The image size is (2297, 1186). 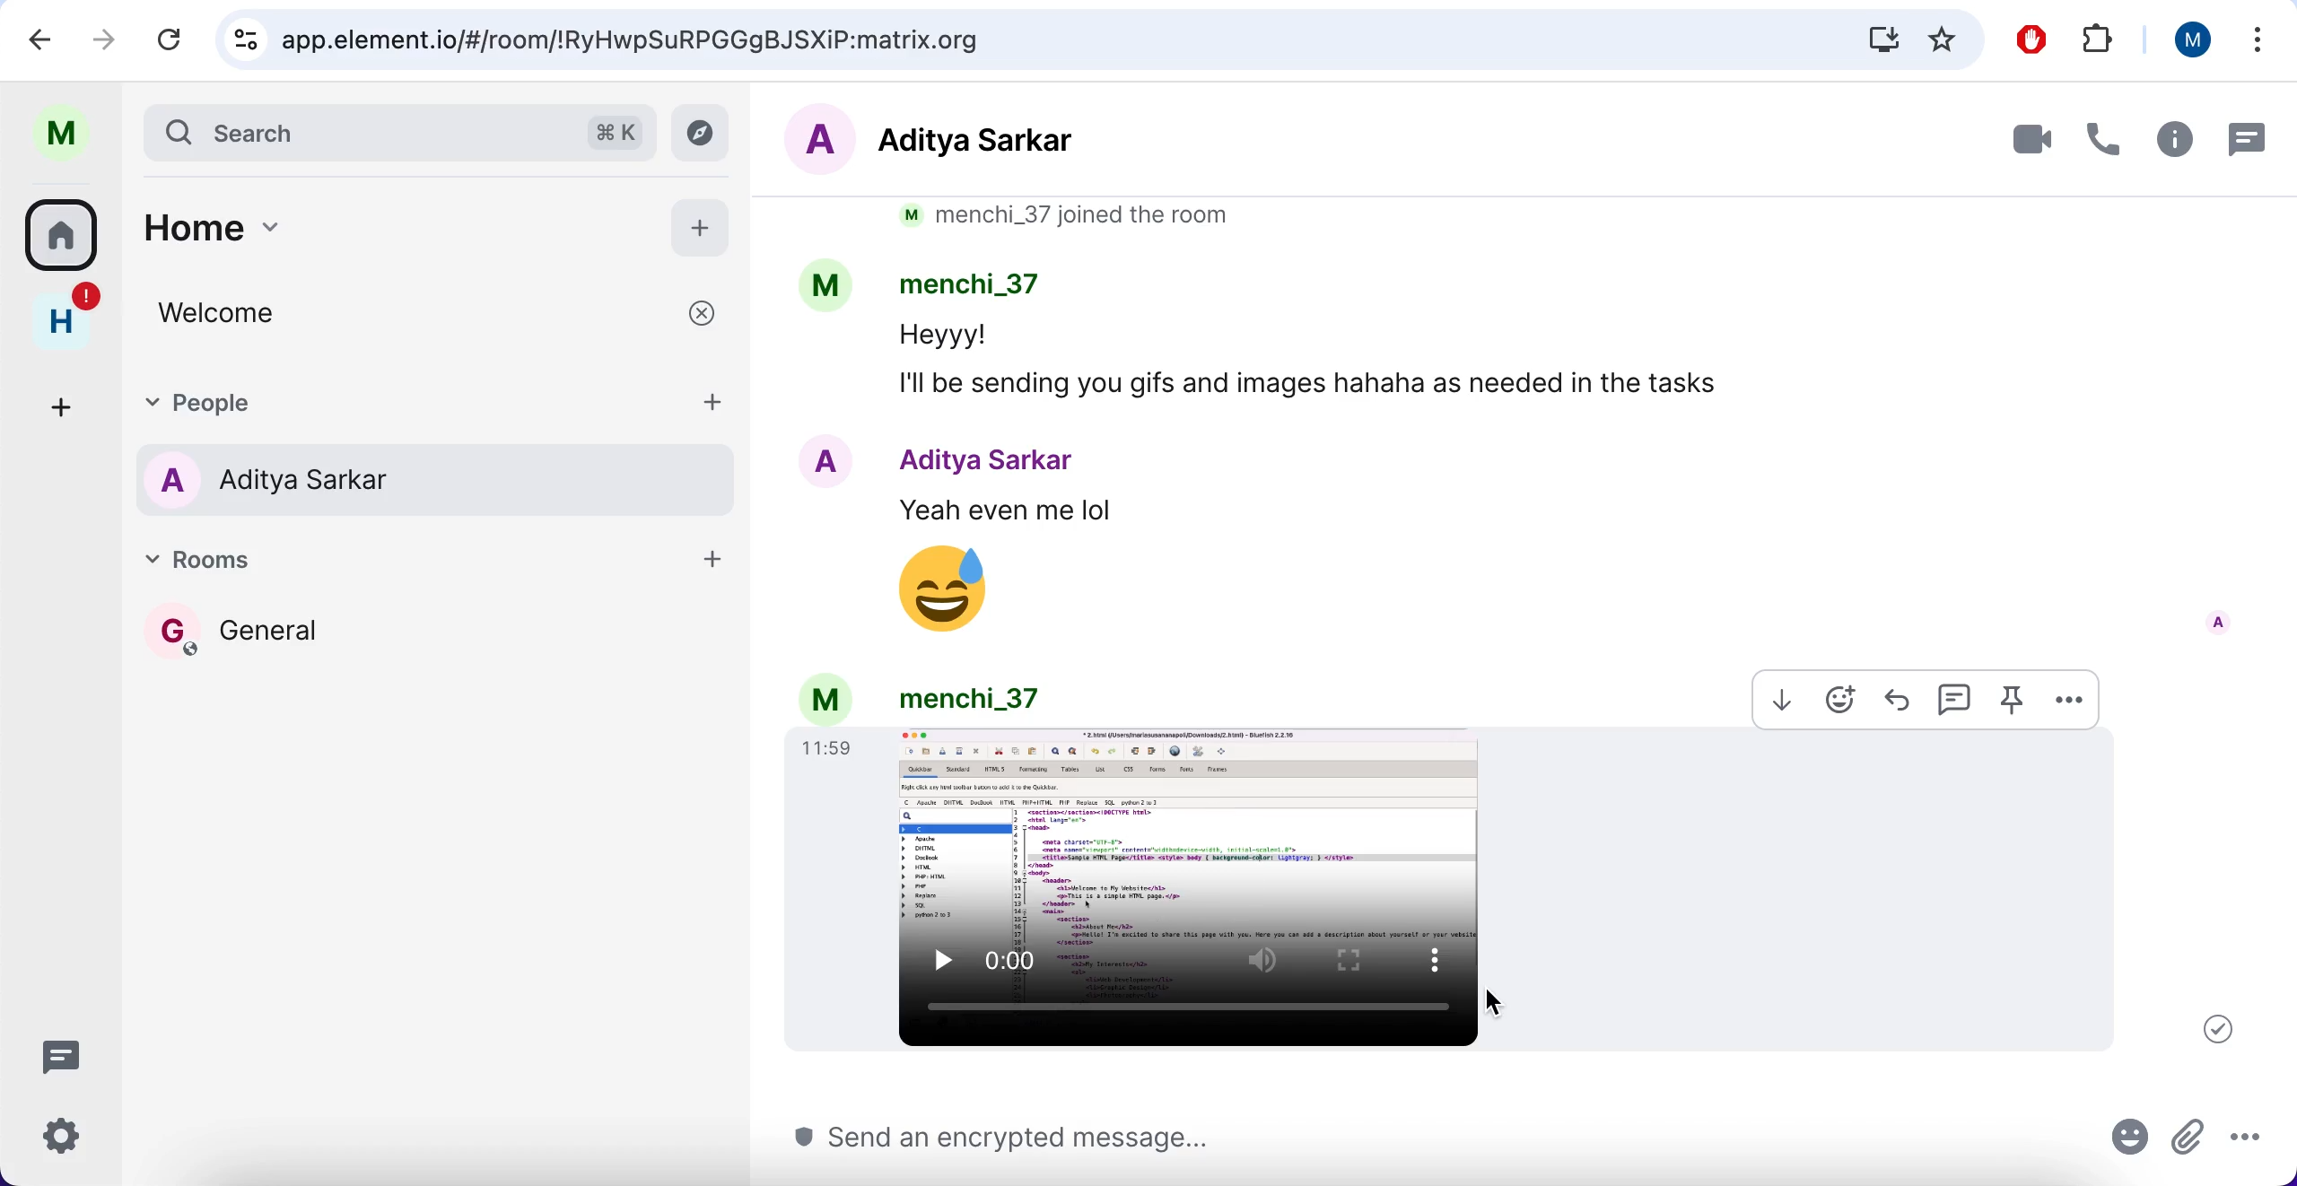 I want to click on search, so click(x=390, y=132).